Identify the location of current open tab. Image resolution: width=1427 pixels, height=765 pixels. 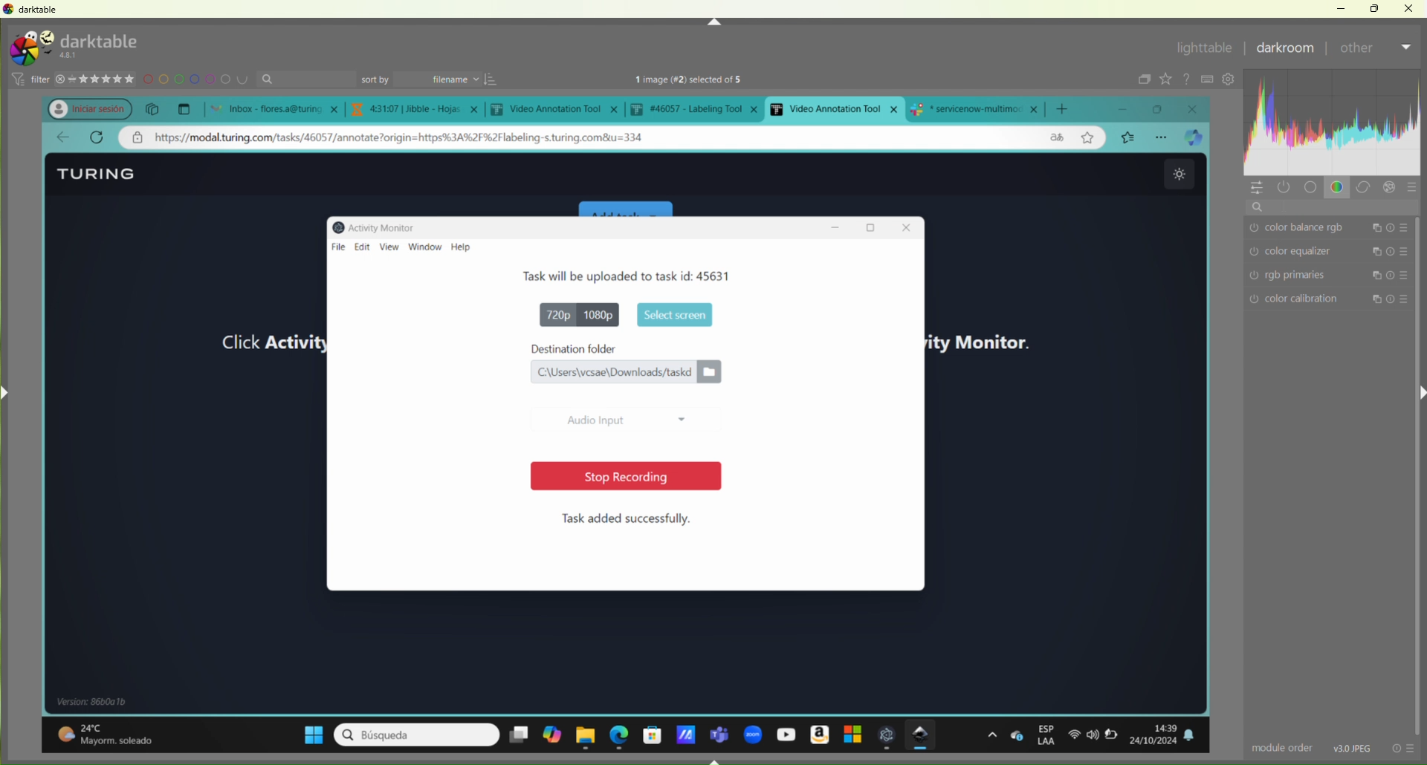
(835, 108).